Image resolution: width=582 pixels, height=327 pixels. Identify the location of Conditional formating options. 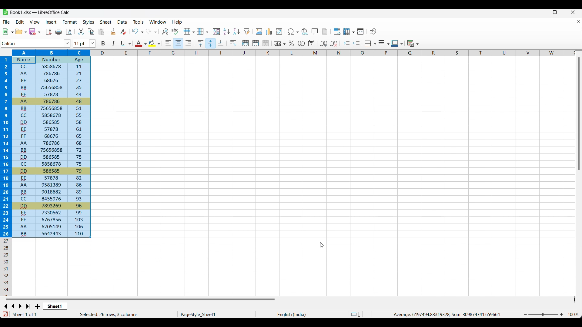
(413, 43).